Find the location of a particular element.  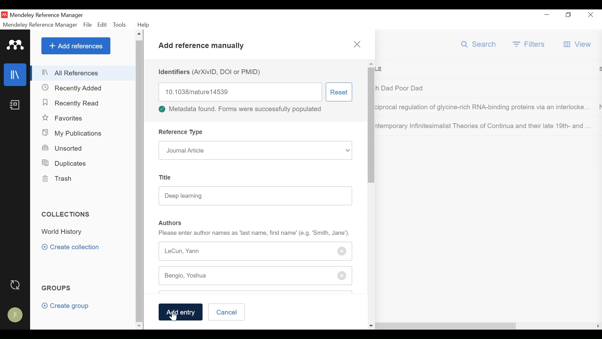

Mendeley Reference Manager is located at coordinates (49, 15).